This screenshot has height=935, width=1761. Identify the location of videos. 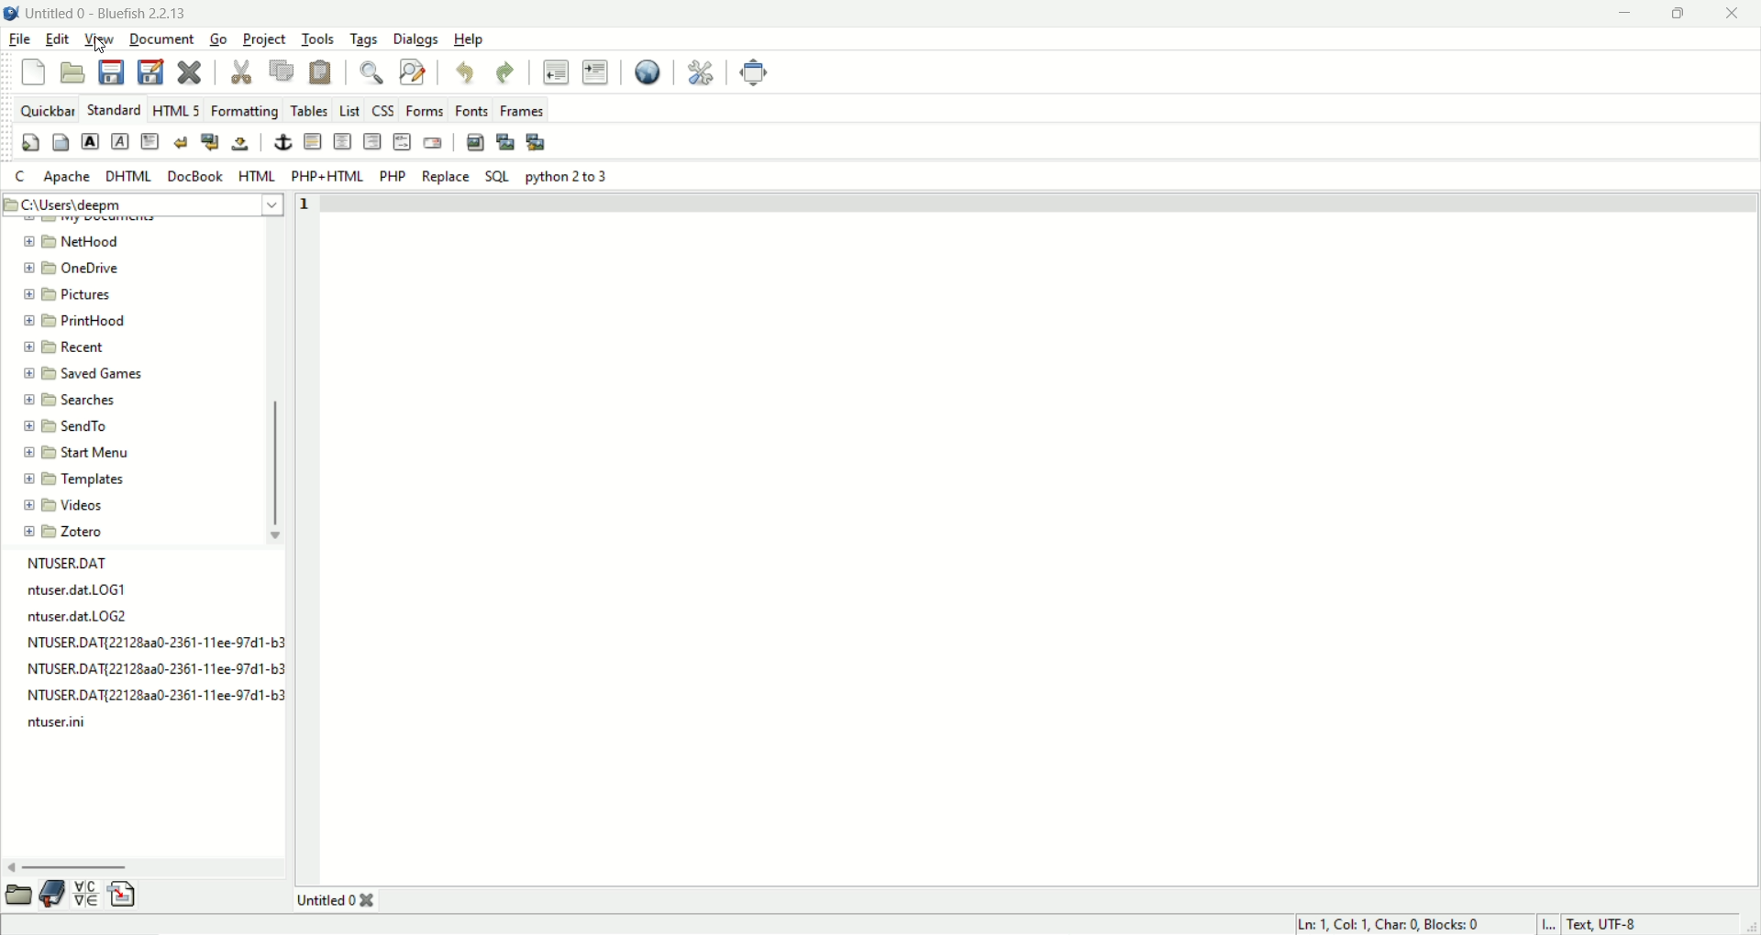
(65, 506).